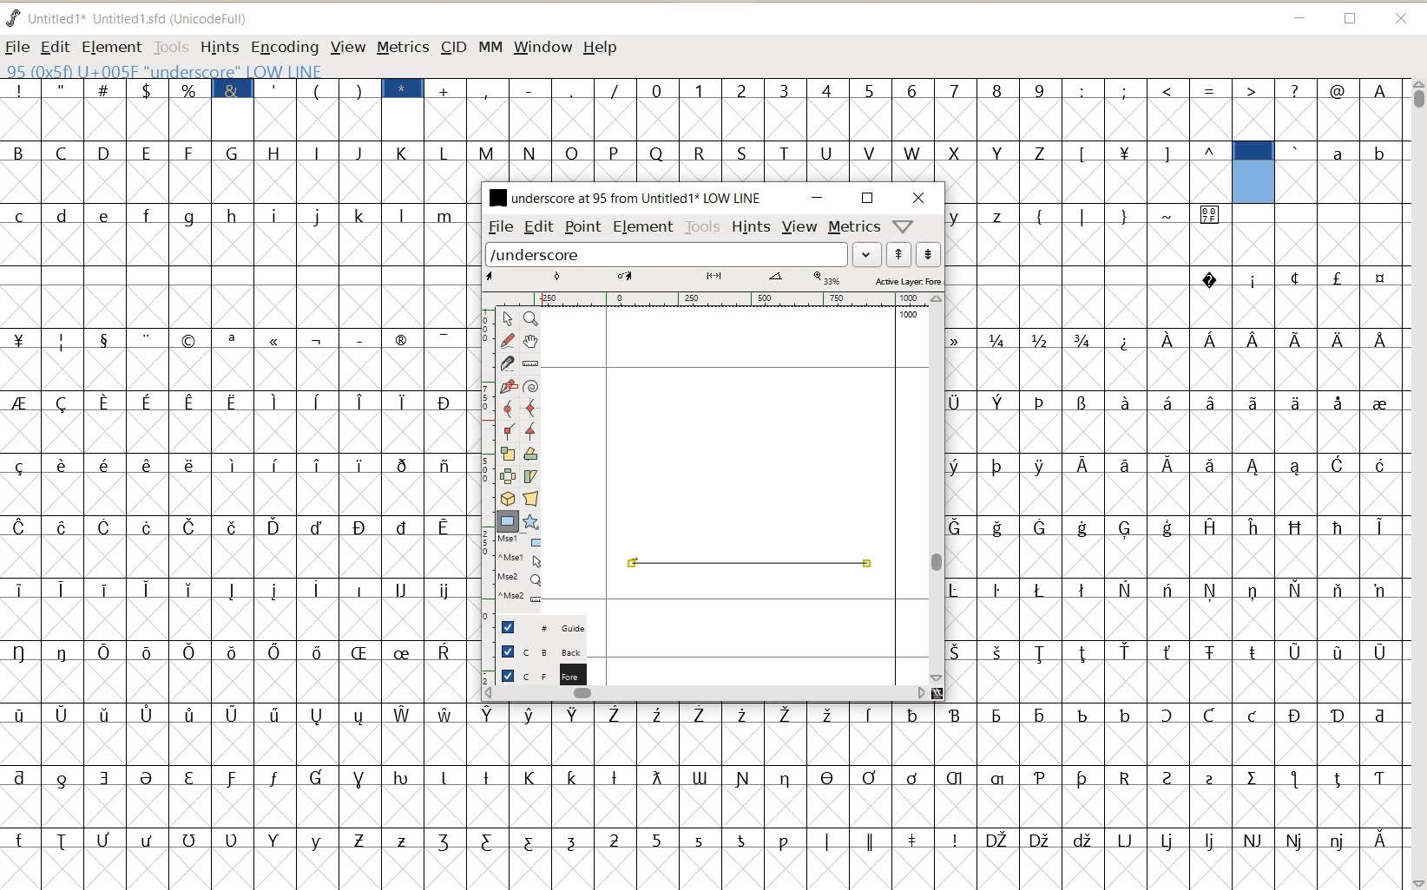  What do you see at coordinates (141, 18) in the screenshot?
I see `FONT NAME` at bounding box center [141, 18].